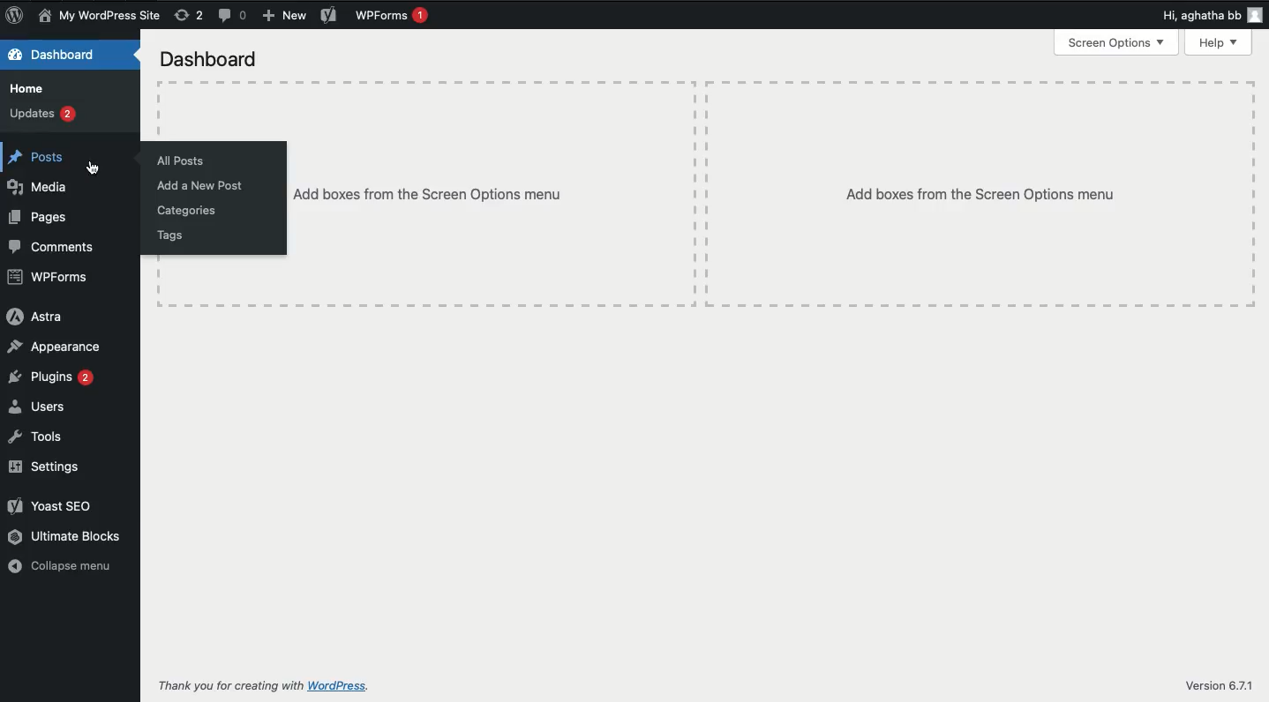 The height and width of the screenshot is (702, 1269). I want to click on Astra, so click(38, 317).